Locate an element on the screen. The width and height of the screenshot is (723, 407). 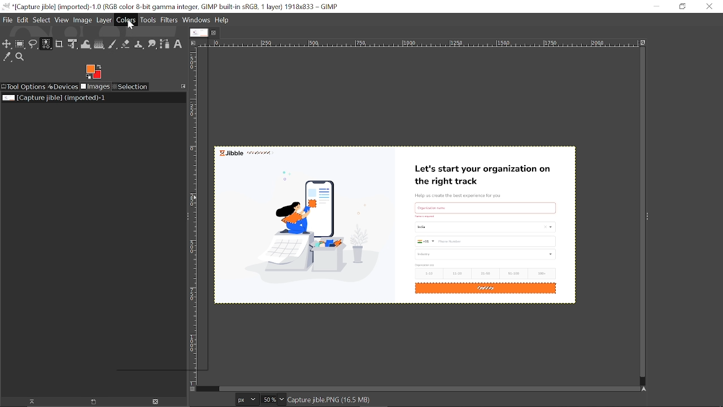
Text tool is located at coordinates (177, 44).